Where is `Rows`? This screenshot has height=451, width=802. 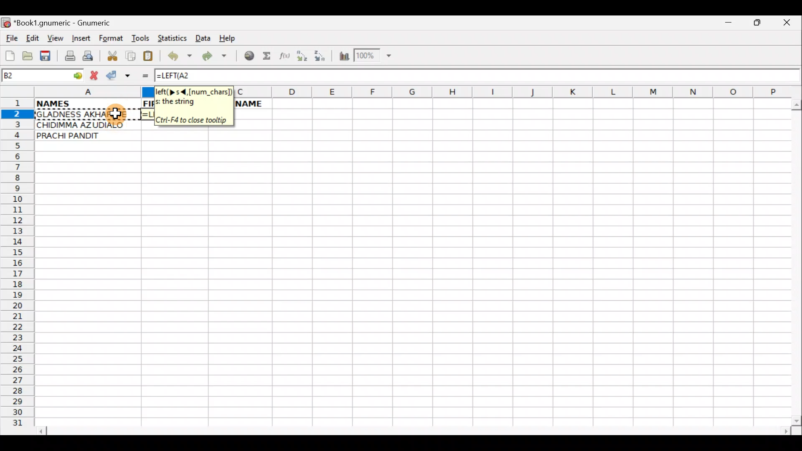 Rows is located at coordinates (18, 266).